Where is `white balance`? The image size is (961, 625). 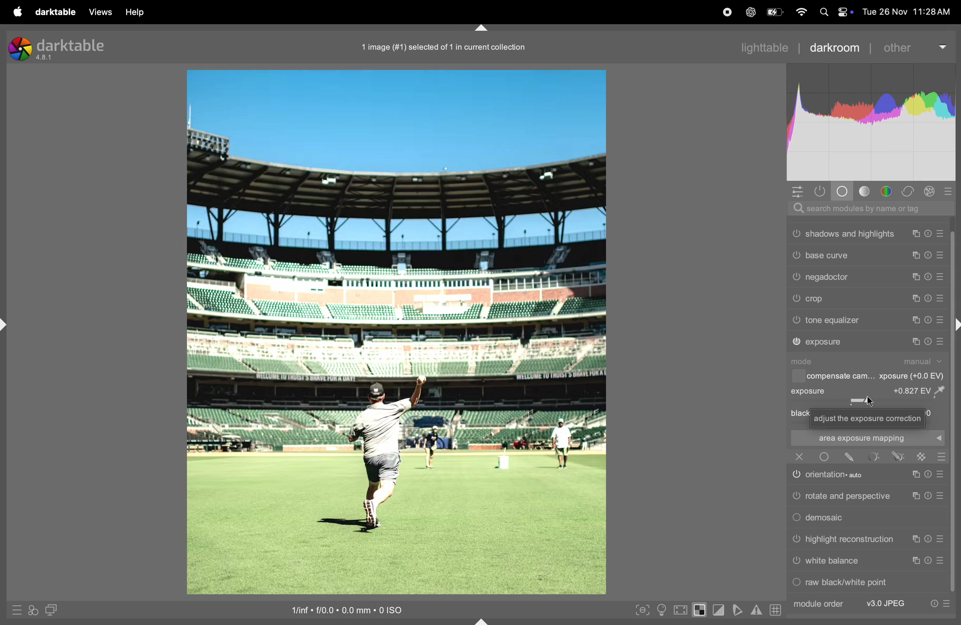 white balance is located at coordinates (833, 561).